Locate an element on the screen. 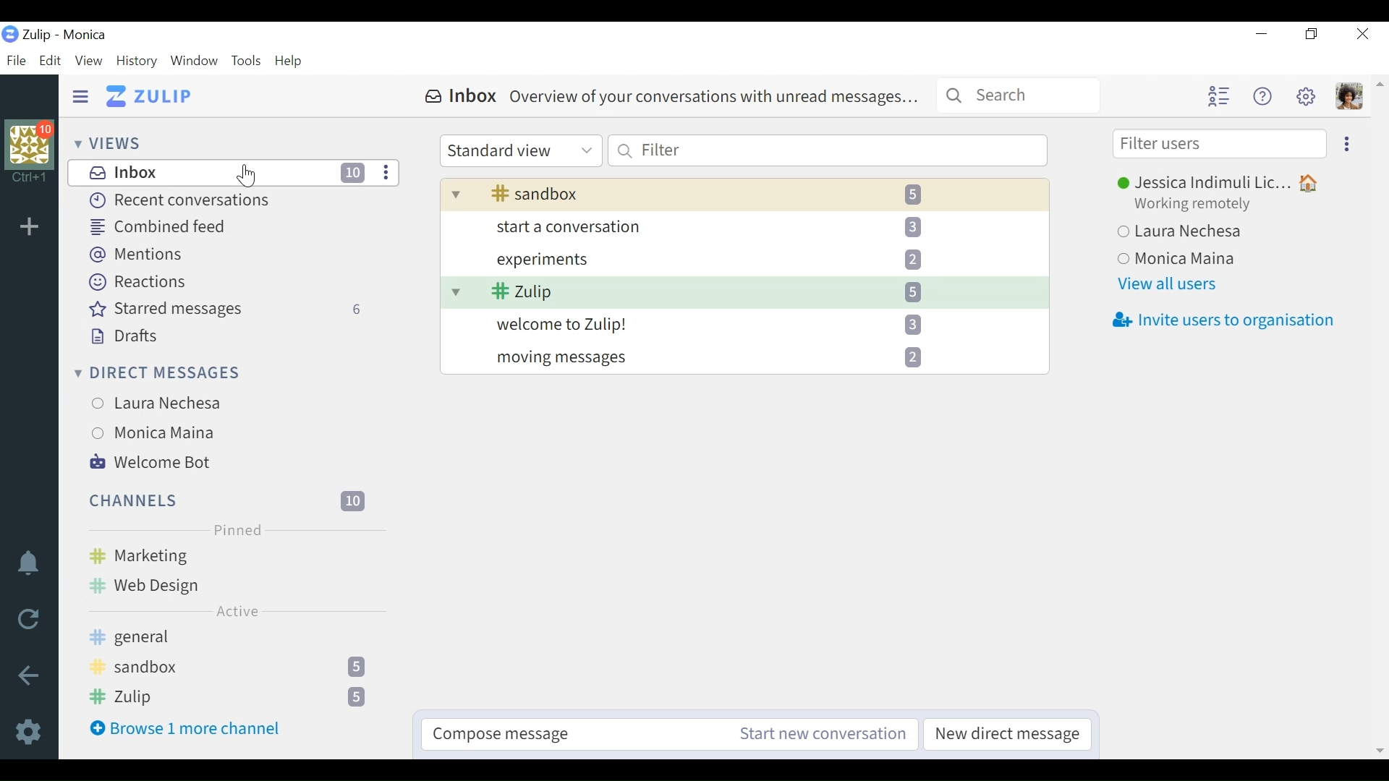 This screenshot has width=1389, height=781. User is located at coordinates (1183, 233).